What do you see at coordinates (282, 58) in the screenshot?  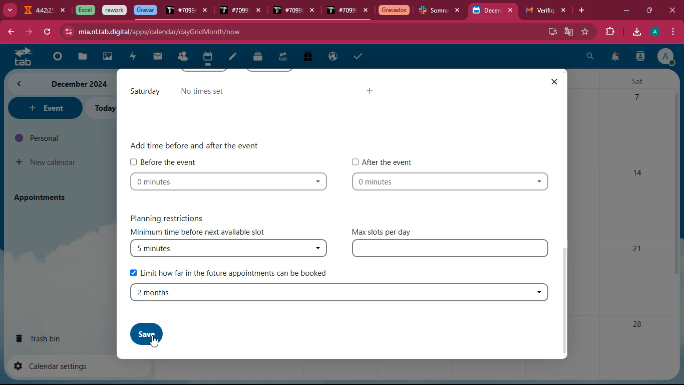 I see `tab` at bounding box center [282, 58].